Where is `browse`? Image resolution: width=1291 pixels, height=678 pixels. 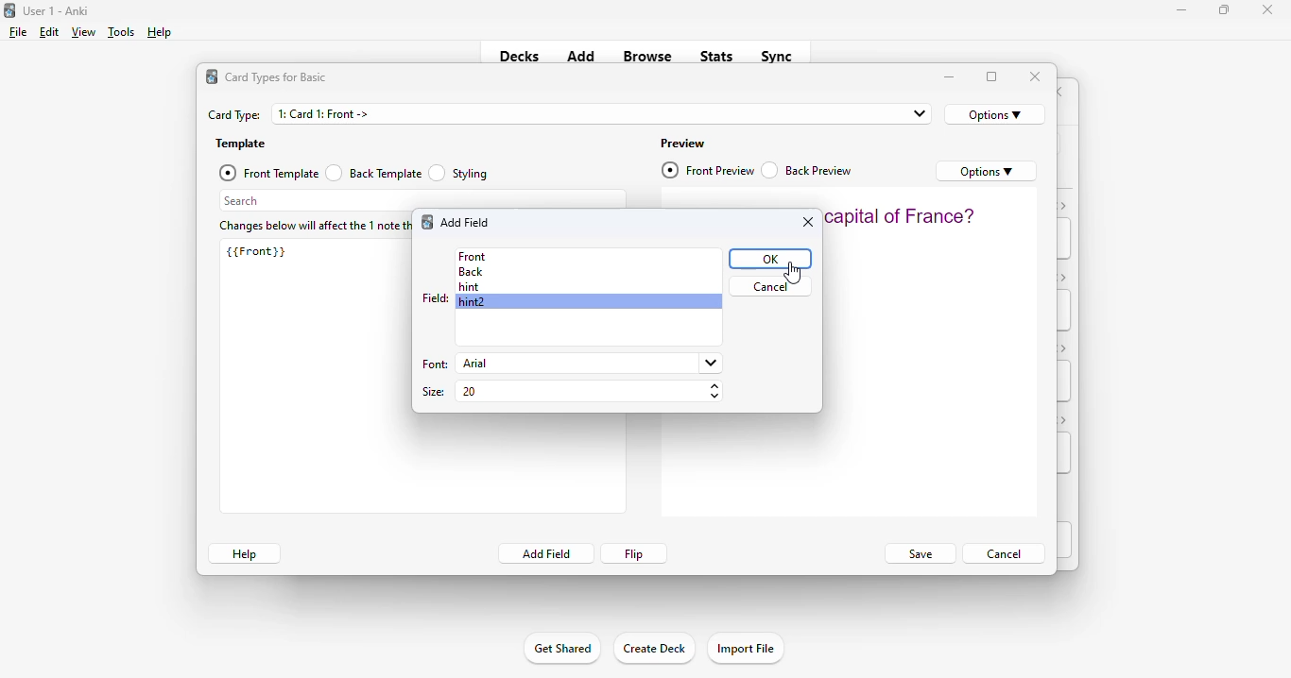 browse is located at coordinates (647, 56).